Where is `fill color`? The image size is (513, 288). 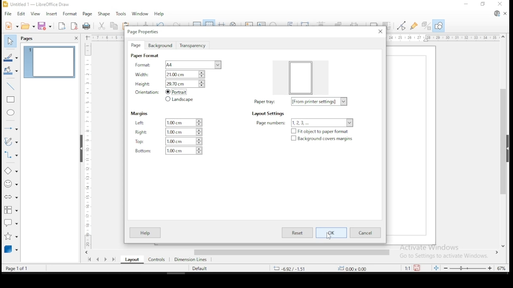
fill color is located at coordinates (11, 71).